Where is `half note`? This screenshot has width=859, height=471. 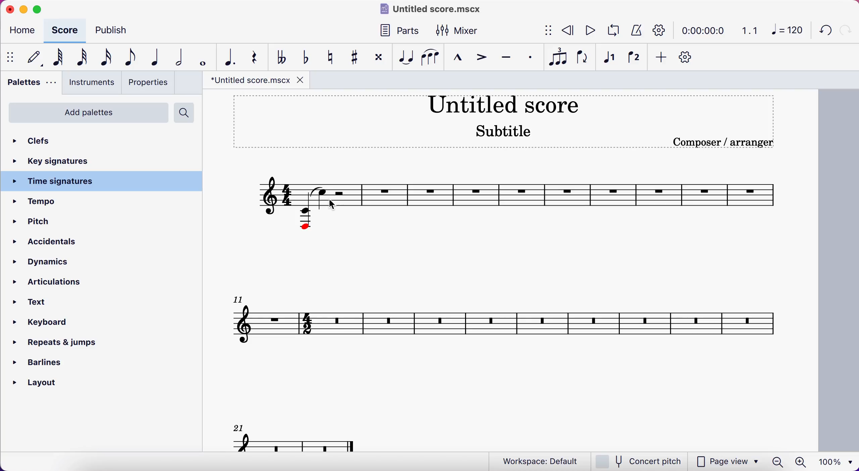
half note is located at coordinates (181, 56).